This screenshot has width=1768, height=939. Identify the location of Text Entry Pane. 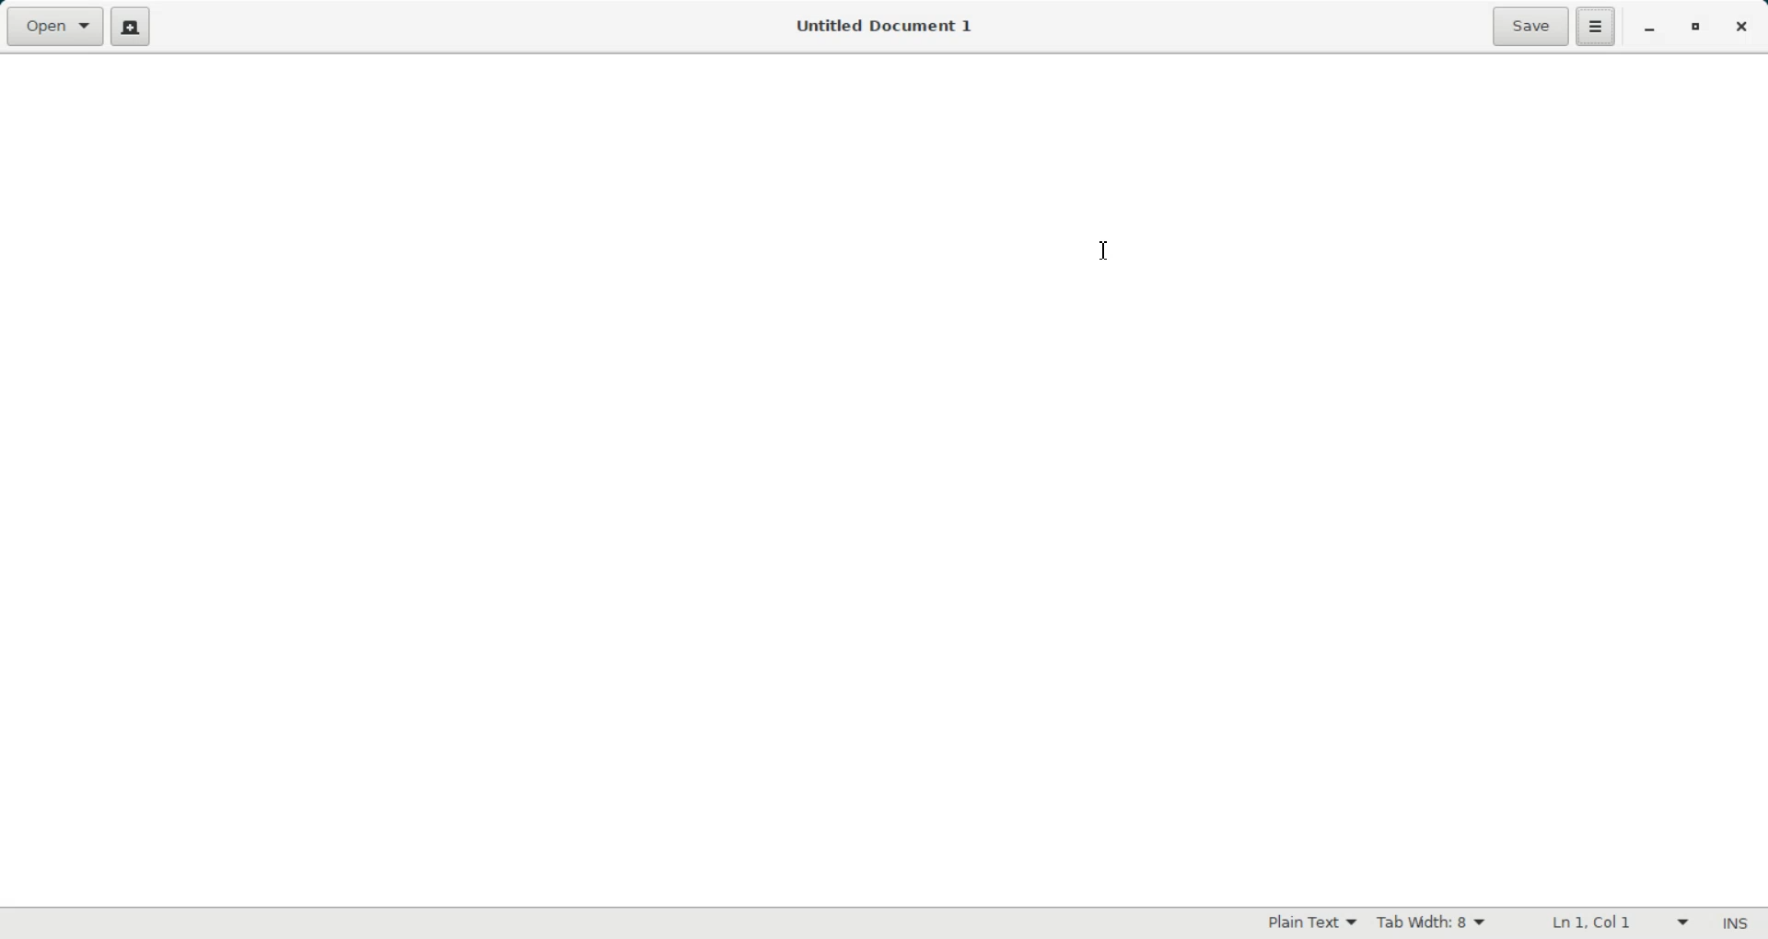
(883, 480).